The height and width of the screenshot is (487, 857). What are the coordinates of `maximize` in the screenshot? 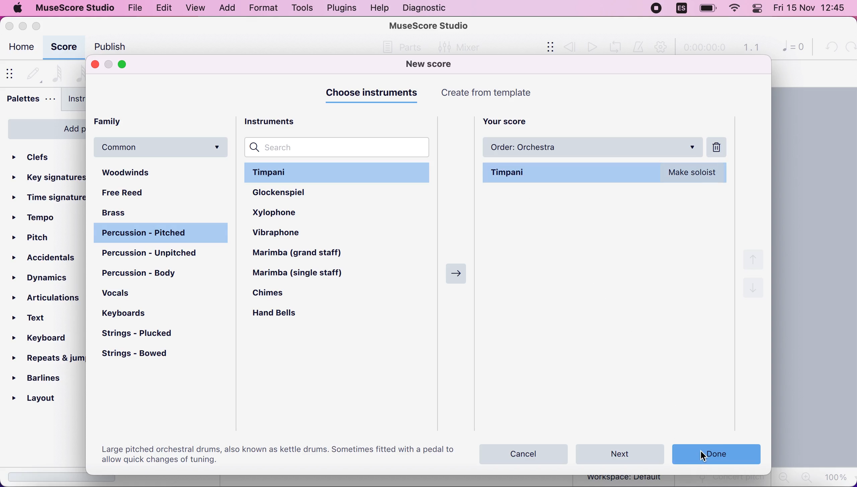 It's located at (40, 26).